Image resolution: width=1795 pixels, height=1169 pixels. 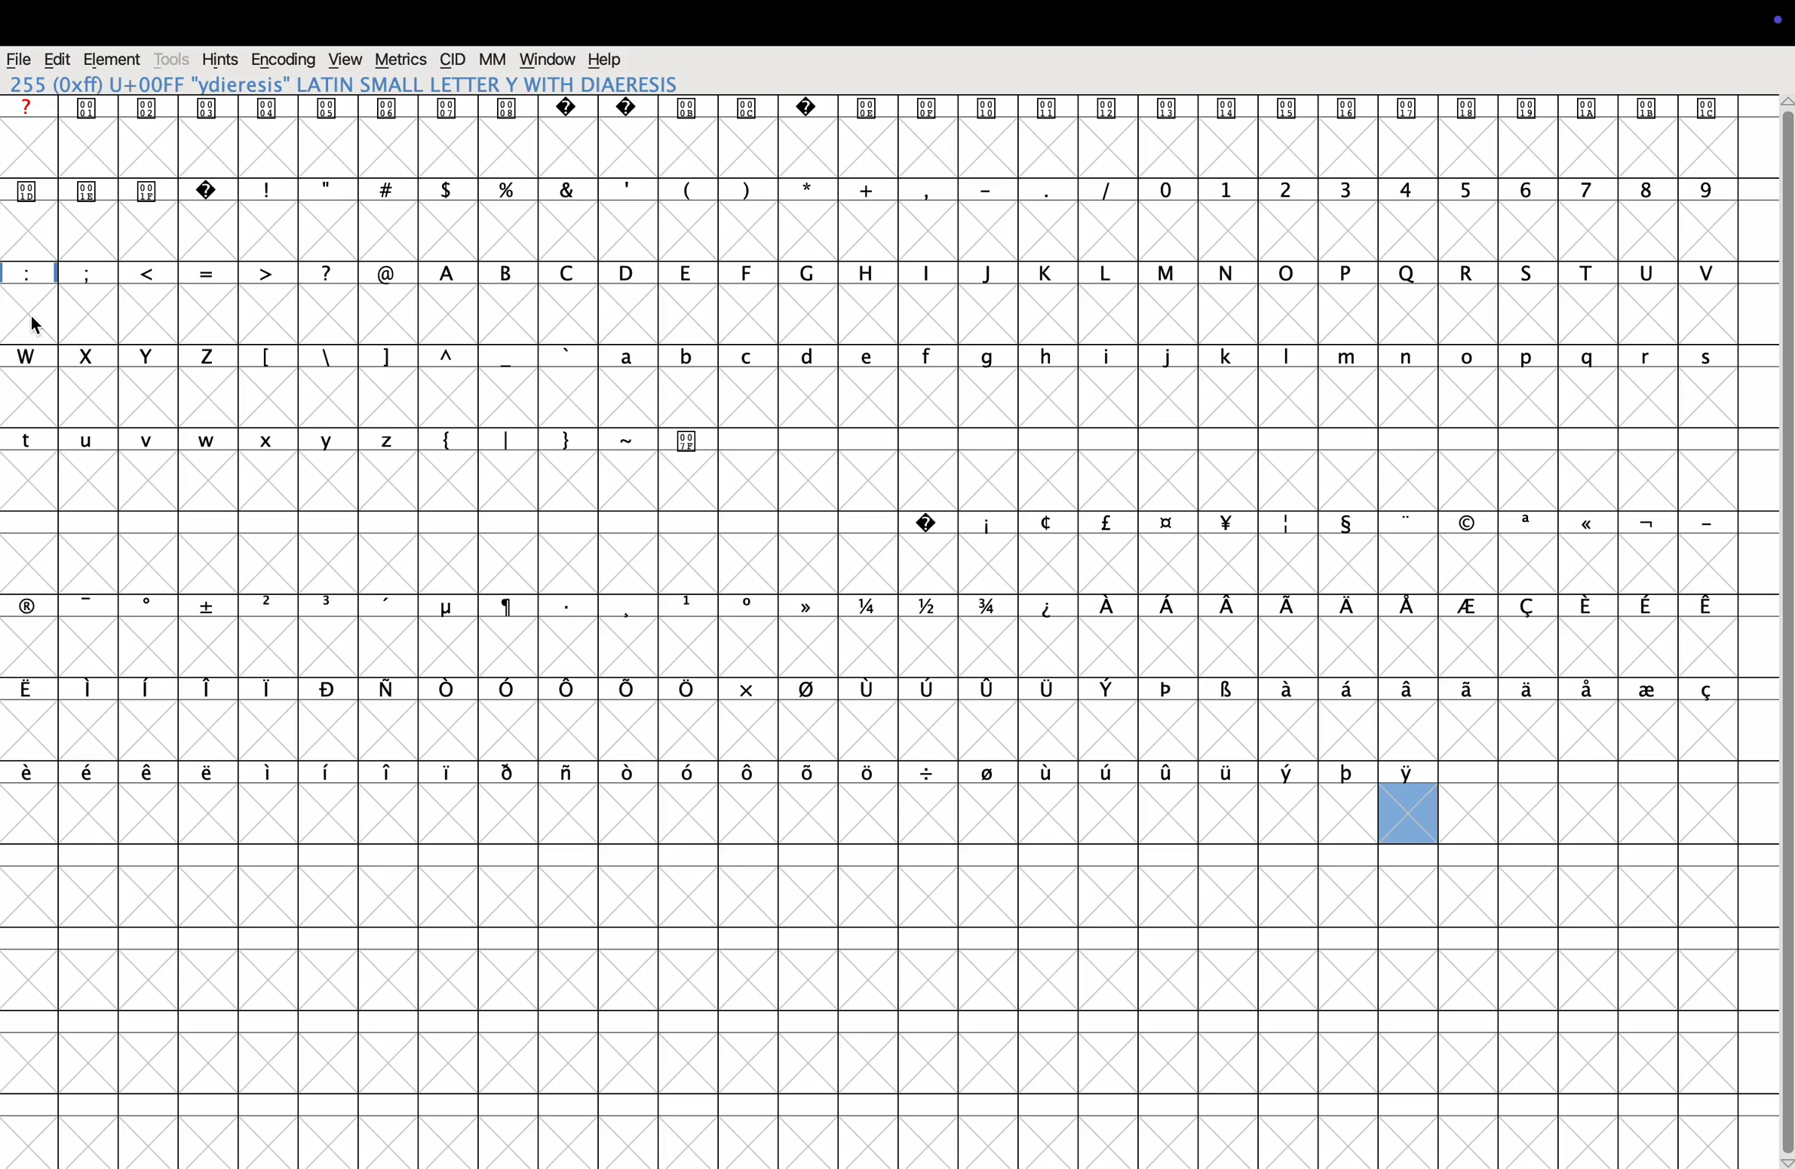 What do you see at coordinates (347, 84) in the screenshot?
I see `255 LATIN SMALL LETTER Y WITH DIAERESIS` at bounding box center [347, 84].